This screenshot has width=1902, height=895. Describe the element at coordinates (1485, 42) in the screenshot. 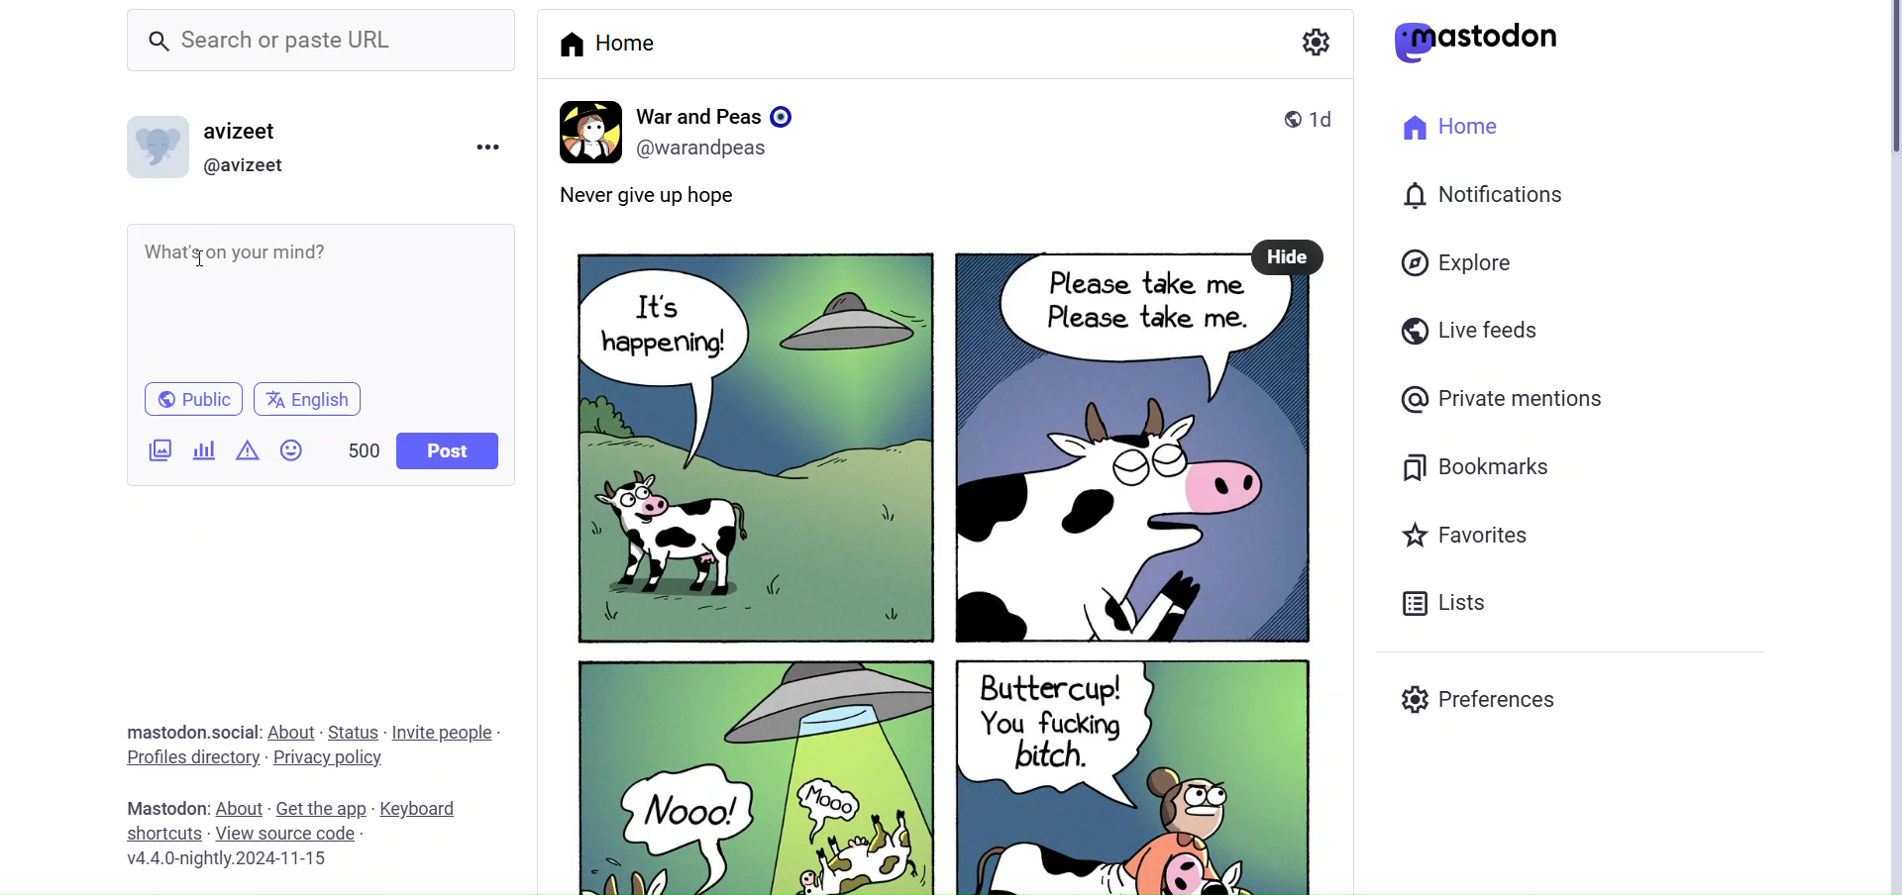

I see `mastodon` at that location.